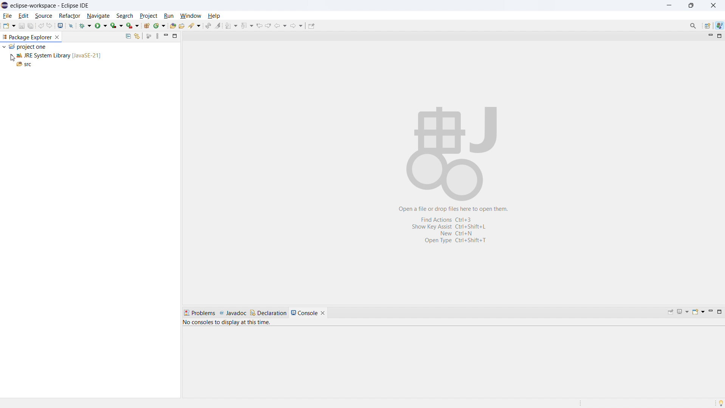  I want to click on problems, so click(199, 312).